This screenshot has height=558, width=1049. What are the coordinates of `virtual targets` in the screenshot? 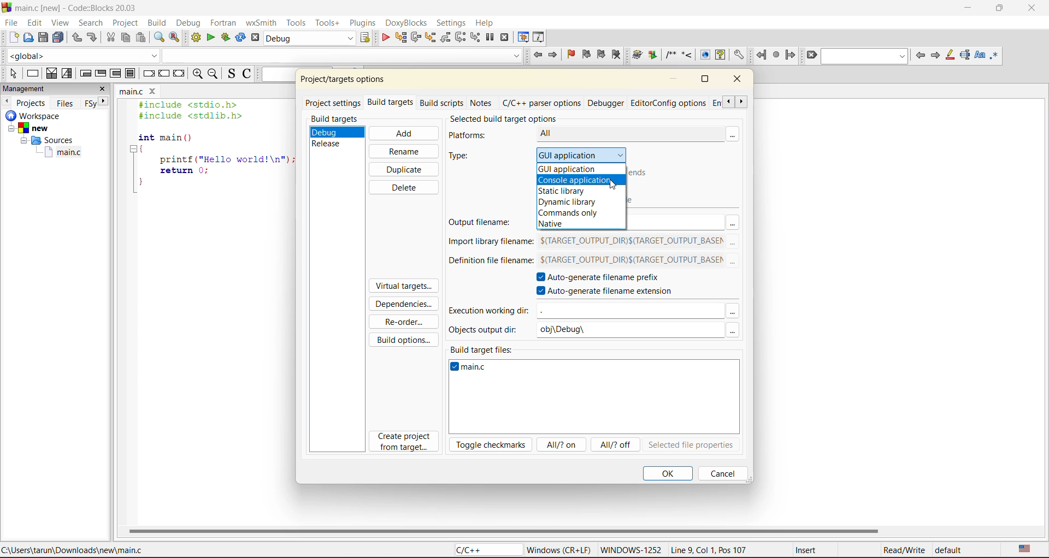 It's located at (403, 287).